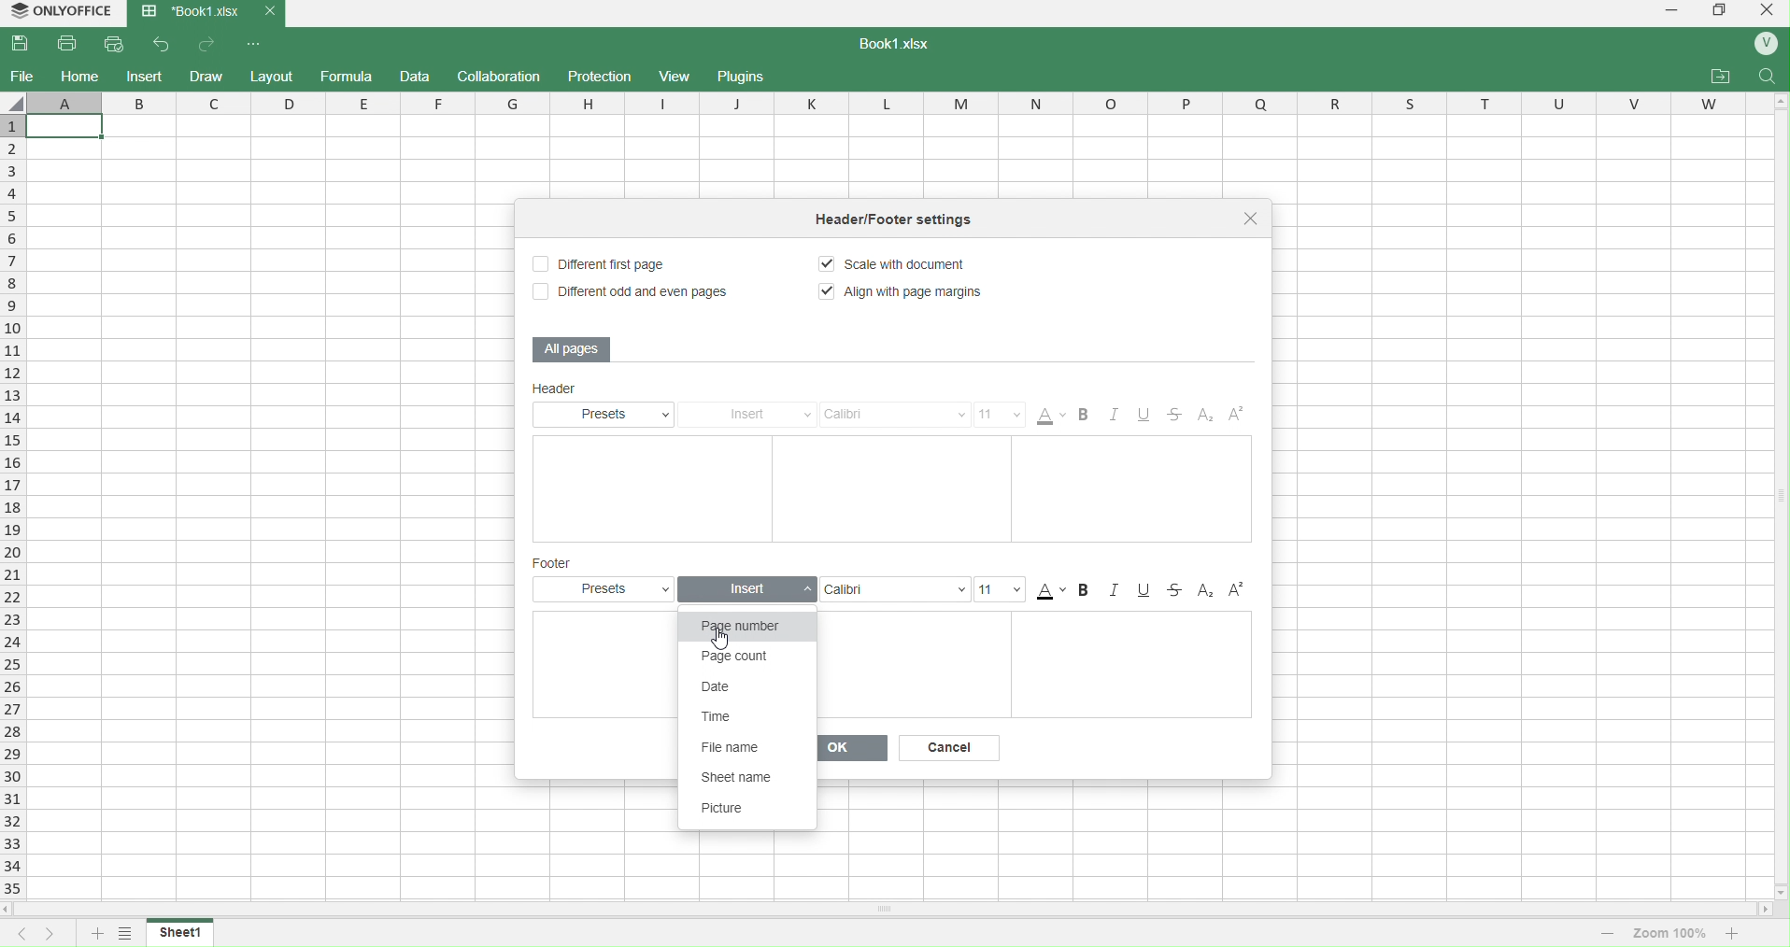 This screenshot has width=1790, height=947. Describe the element at coordinates (746, 657) in the screenshot. I see `Page count` at that location.